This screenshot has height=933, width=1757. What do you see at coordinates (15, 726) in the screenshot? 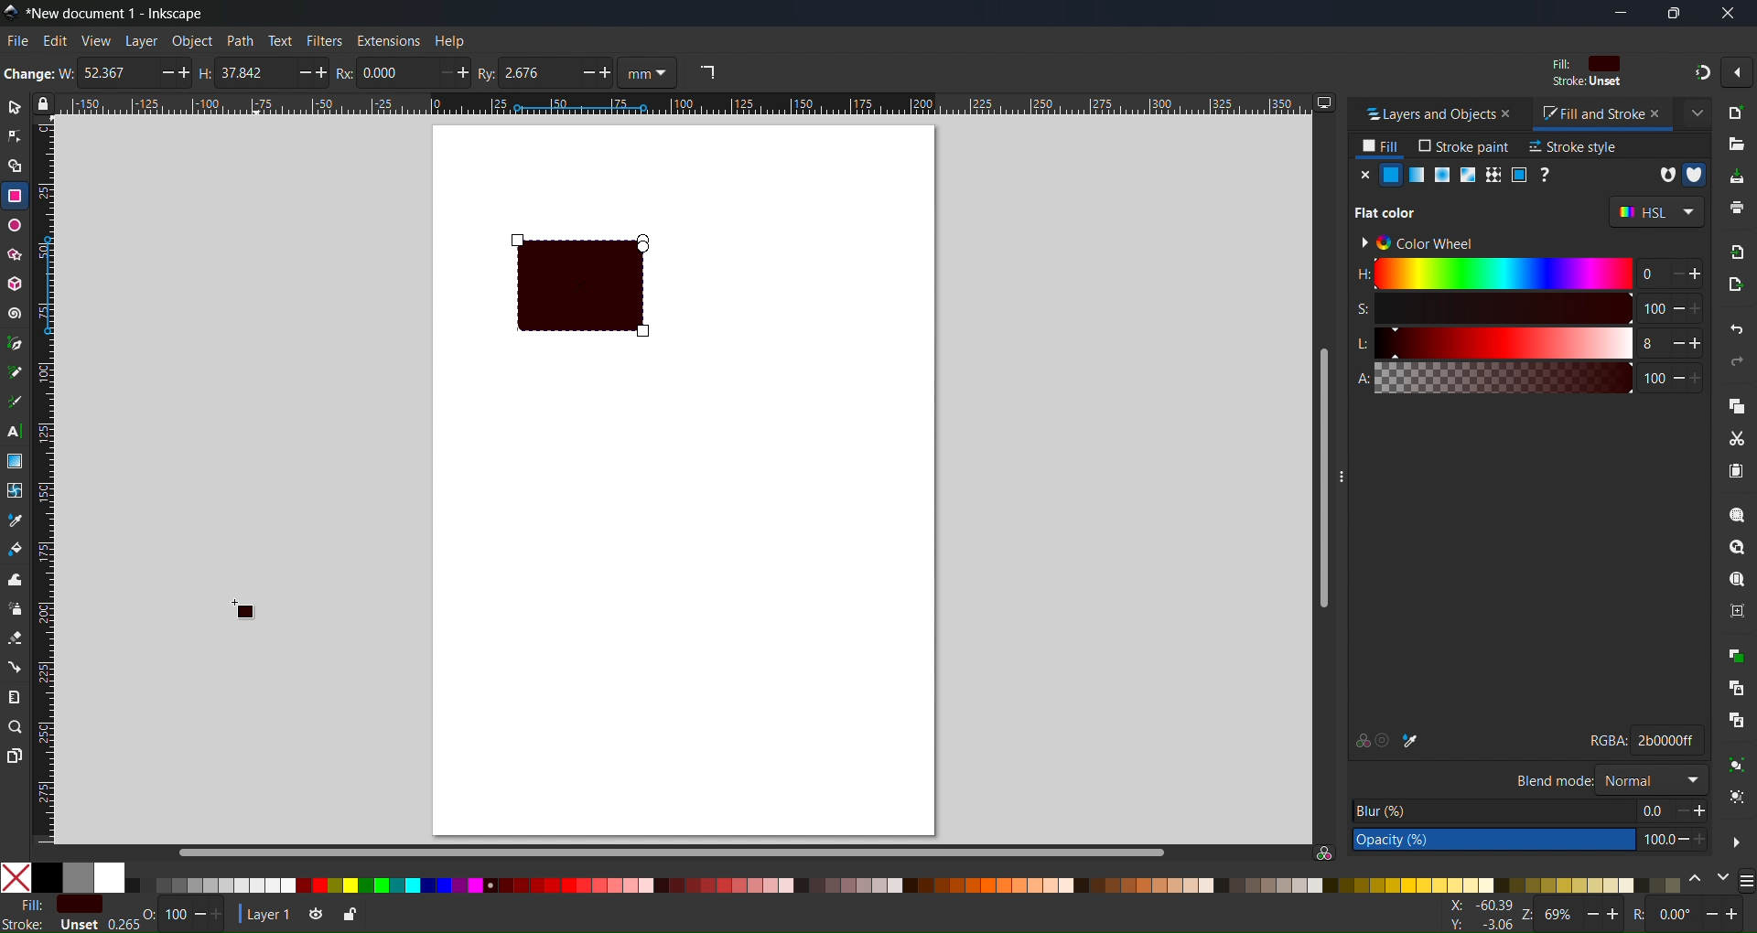
I see `Zoom tool` at bounding box center [15, 726].